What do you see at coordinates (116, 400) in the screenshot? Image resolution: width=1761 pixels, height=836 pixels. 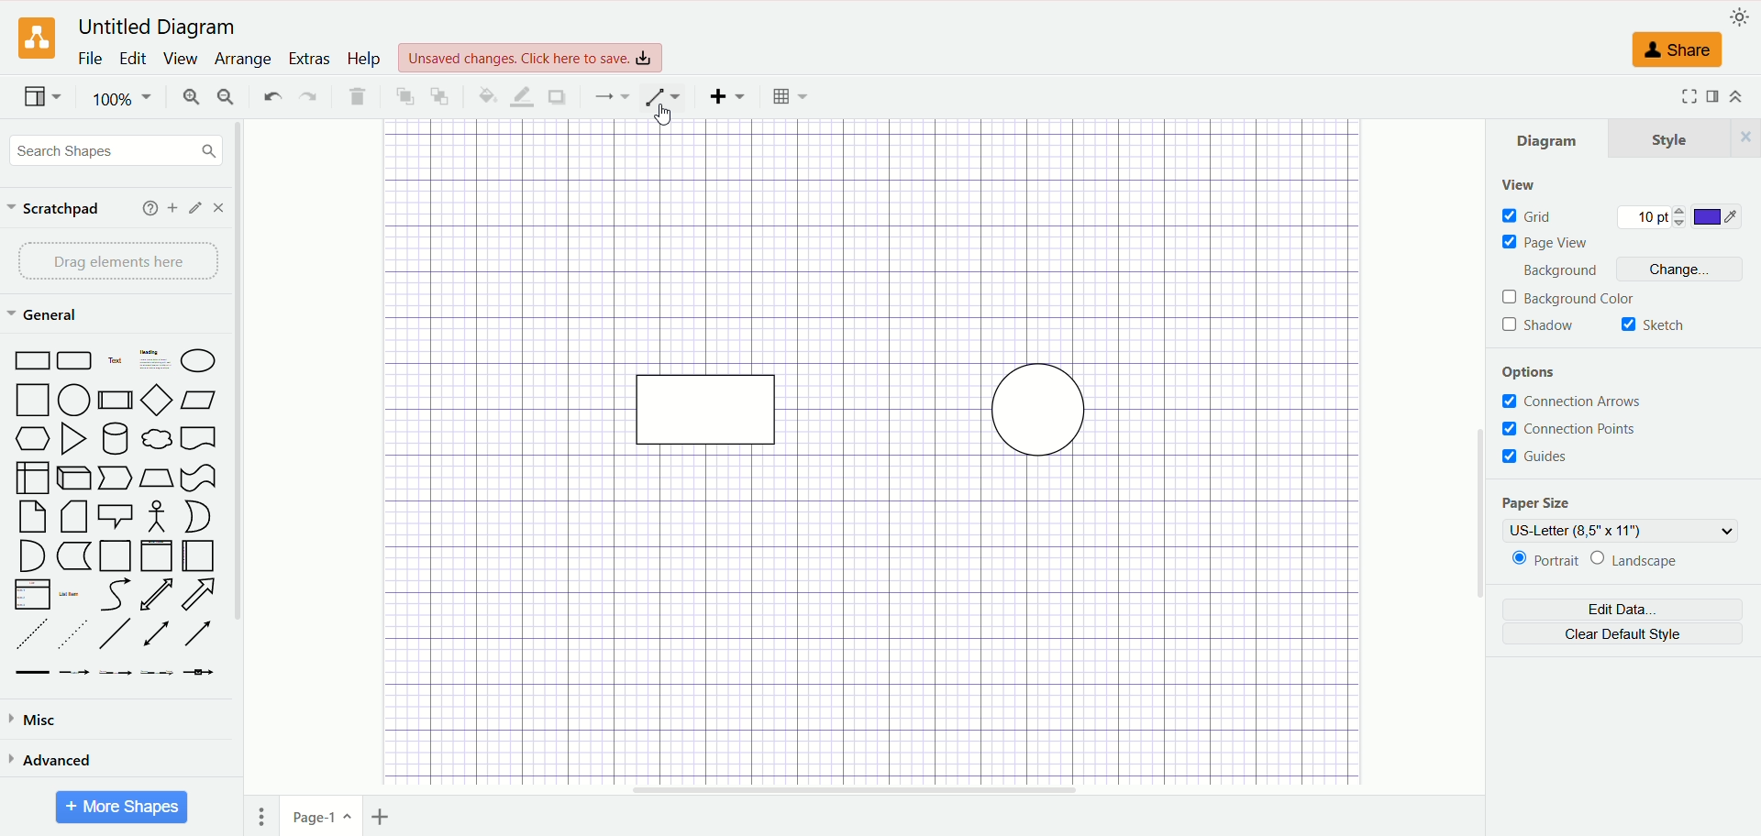 I see `Divided Bar` at bounding box center [116, 400].